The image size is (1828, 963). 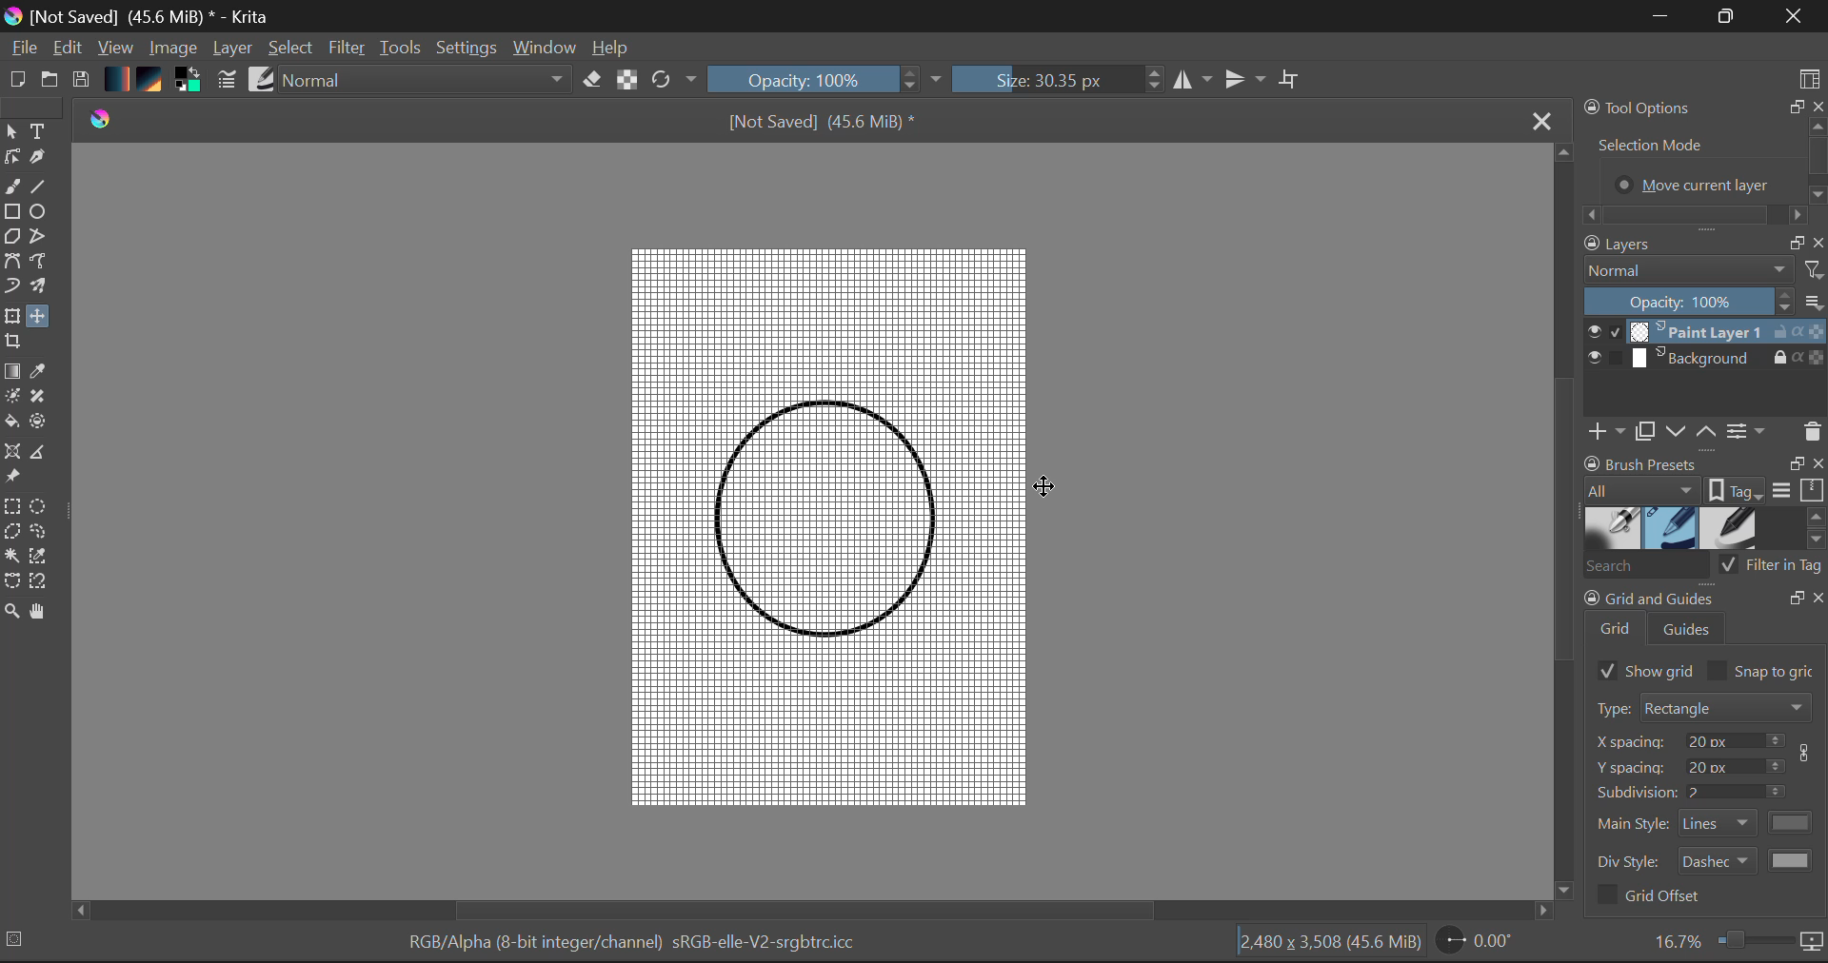 I want to click on Brush Presets, so click(x=262, y=81).